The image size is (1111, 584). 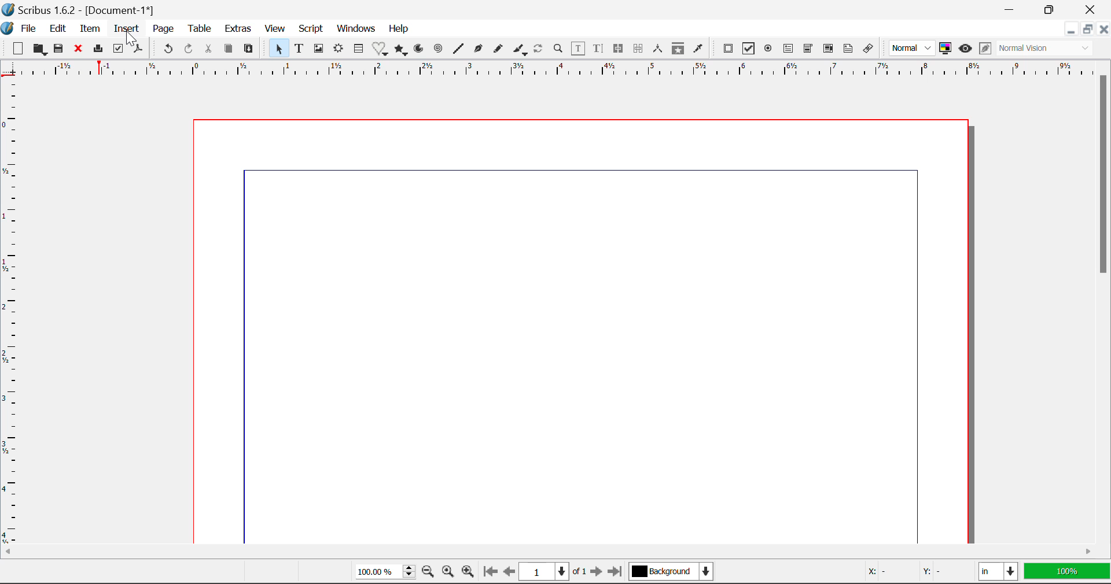 What do you see at coordinates (659, 49) in the screenshot?
I see `Measurements` at bounding box center [659, 49].